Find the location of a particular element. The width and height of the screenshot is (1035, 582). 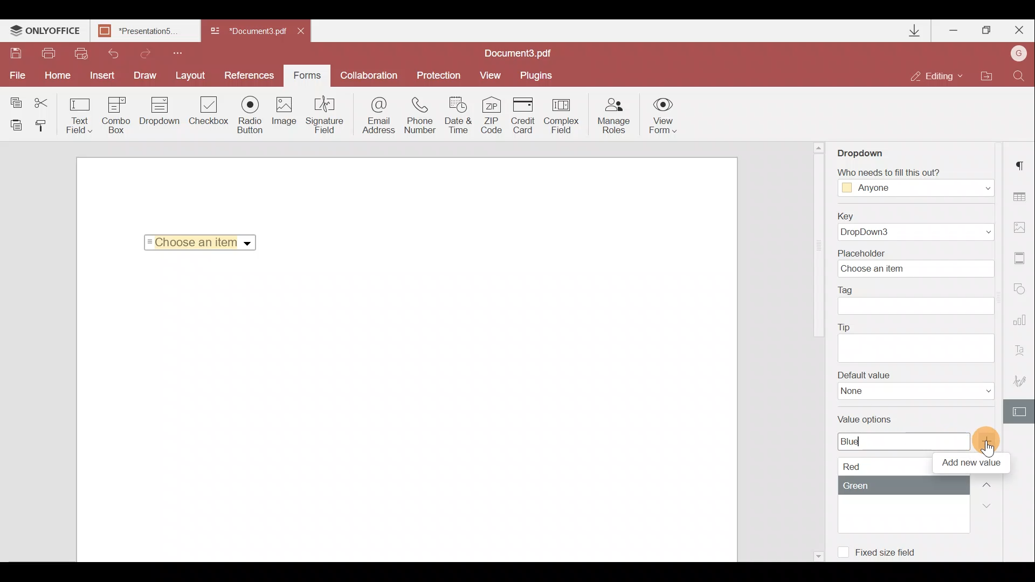

Cut is located at coordinates (43, 100).